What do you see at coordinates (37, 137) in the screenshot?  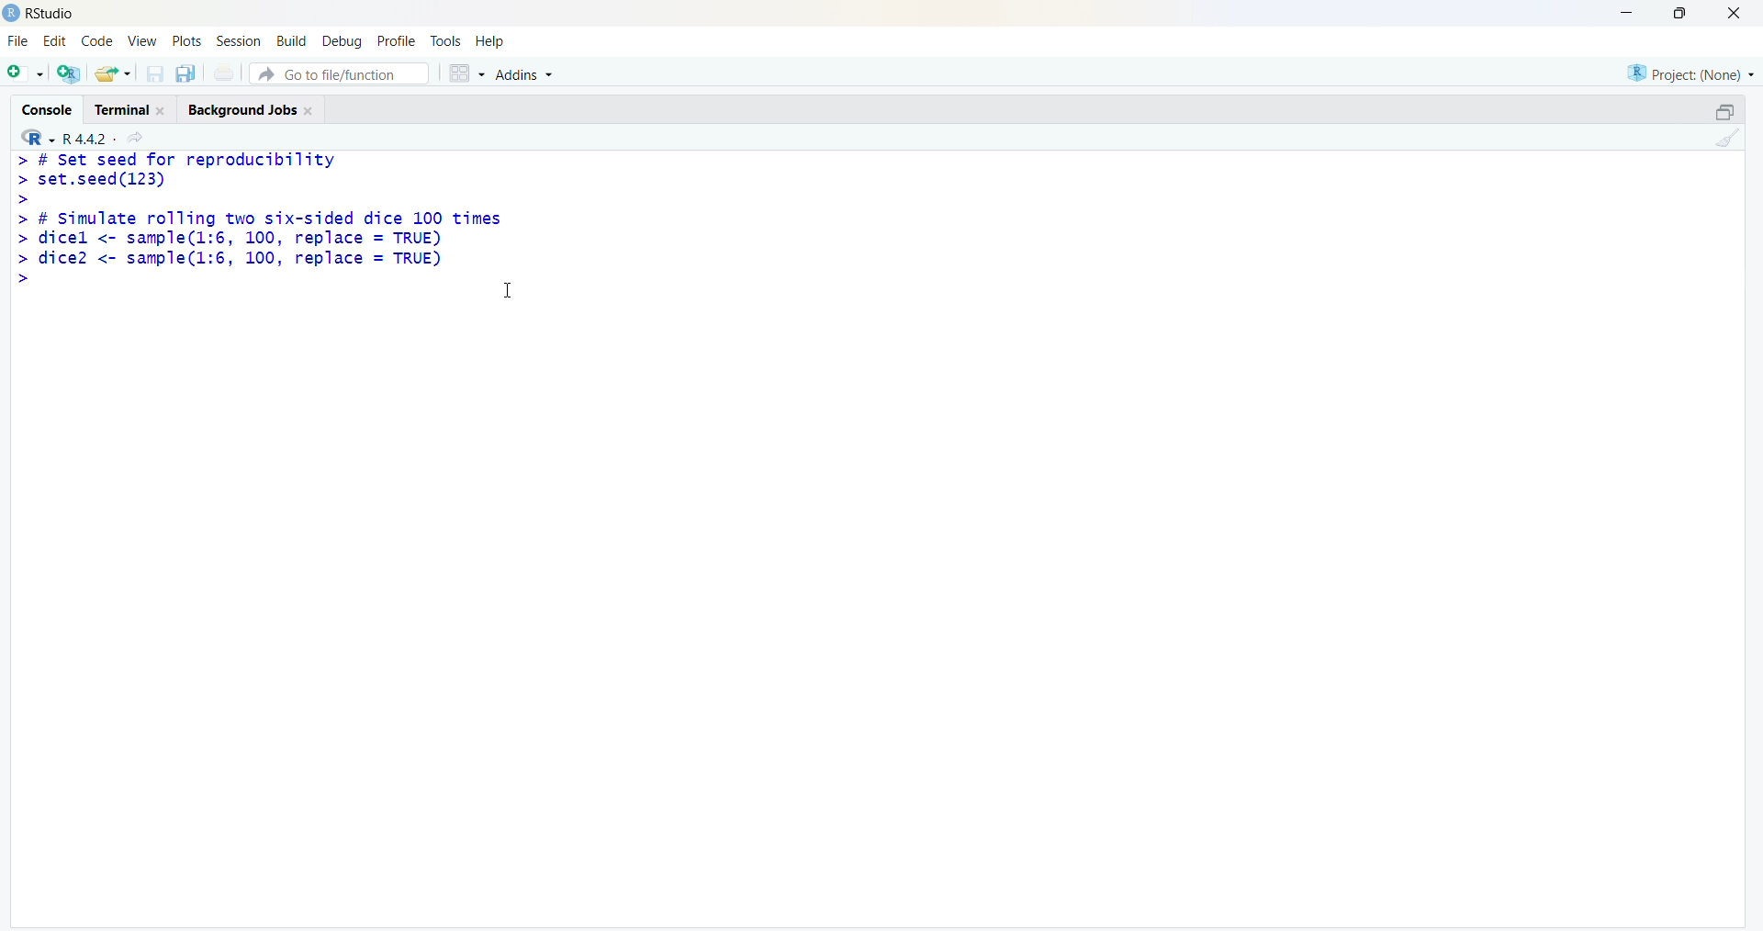 I see `R` at bounding box center [37, 137].